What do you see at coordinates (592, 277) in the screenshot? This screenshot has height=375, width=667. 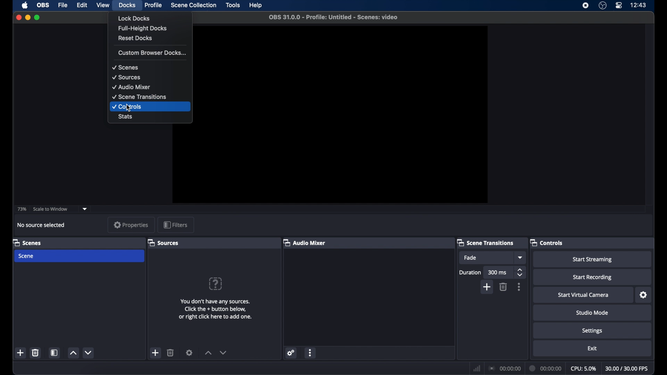 I see `start recording` at bounding box center [592, 277].